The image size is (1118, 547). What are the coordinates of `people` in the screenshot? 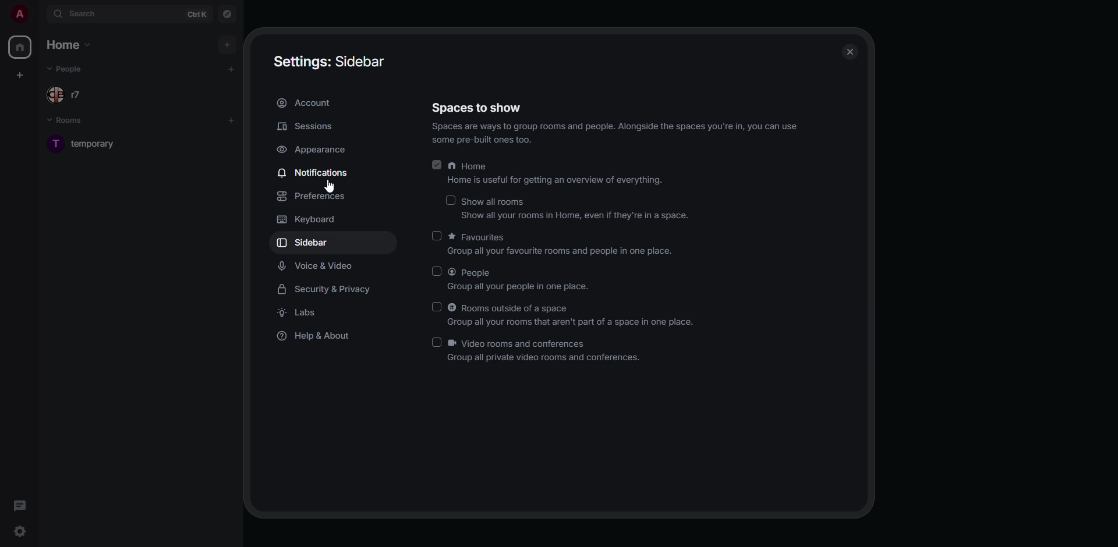 It's located at (521, 279).